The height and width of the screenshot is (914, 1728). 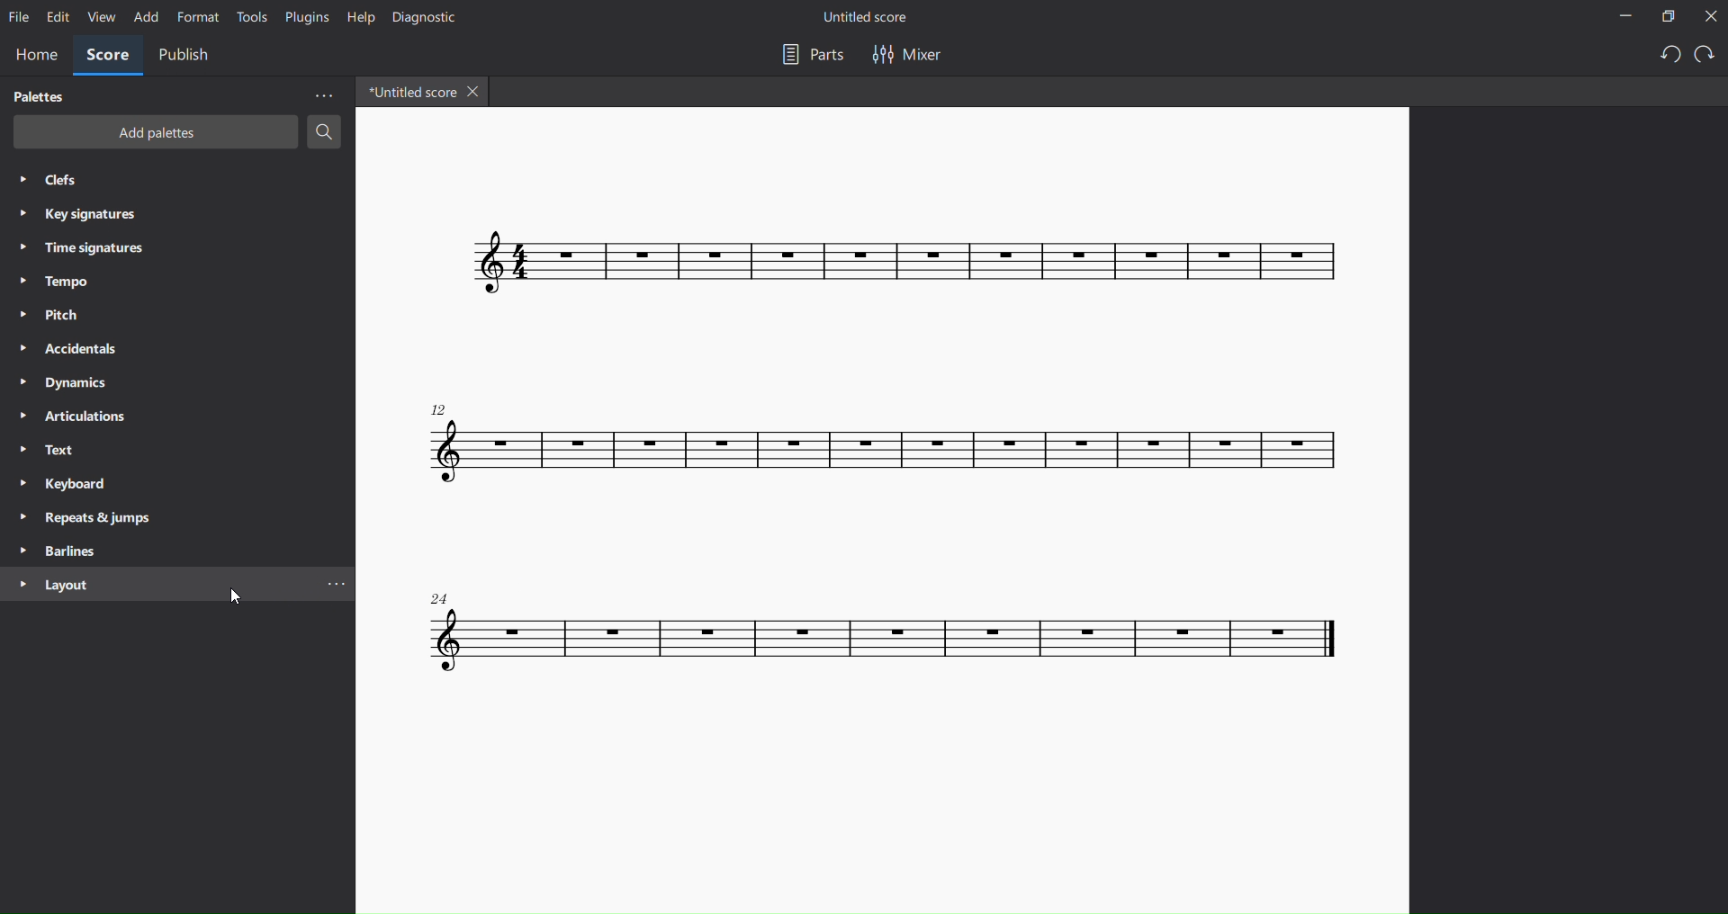 I want to click on redo, so click(x=1708, y=54).